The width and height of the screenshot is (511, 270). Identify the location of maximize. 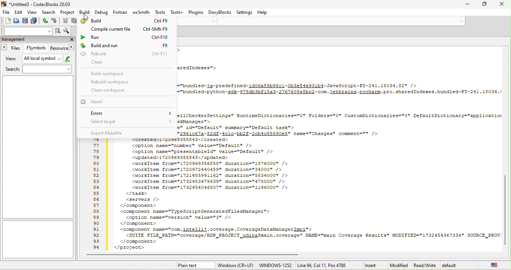
(485, 4).